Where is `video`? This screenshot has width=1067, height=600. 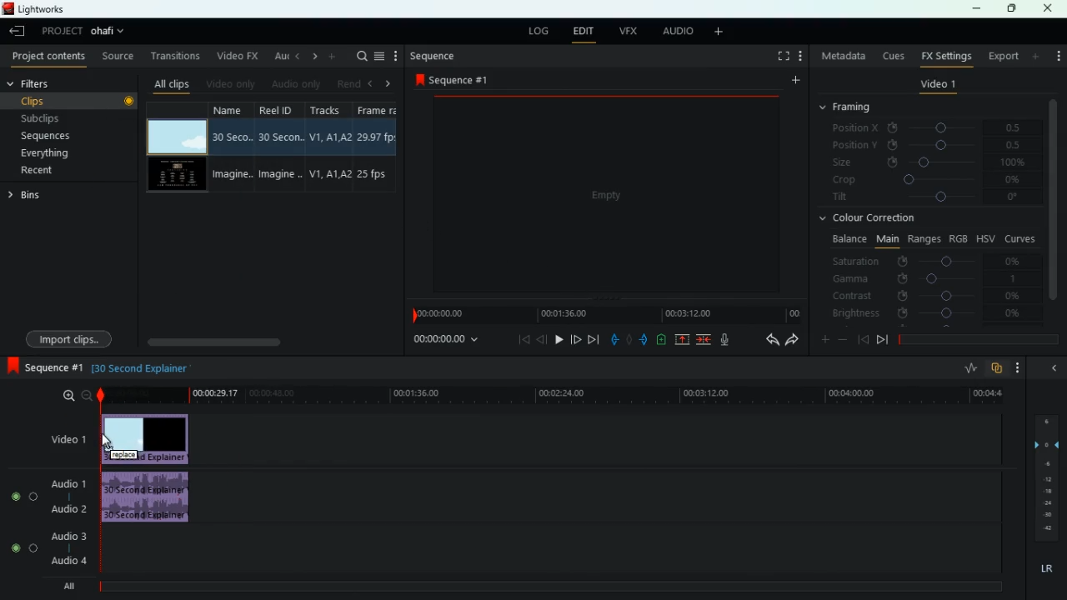
video is located at coordinates (176, 137).